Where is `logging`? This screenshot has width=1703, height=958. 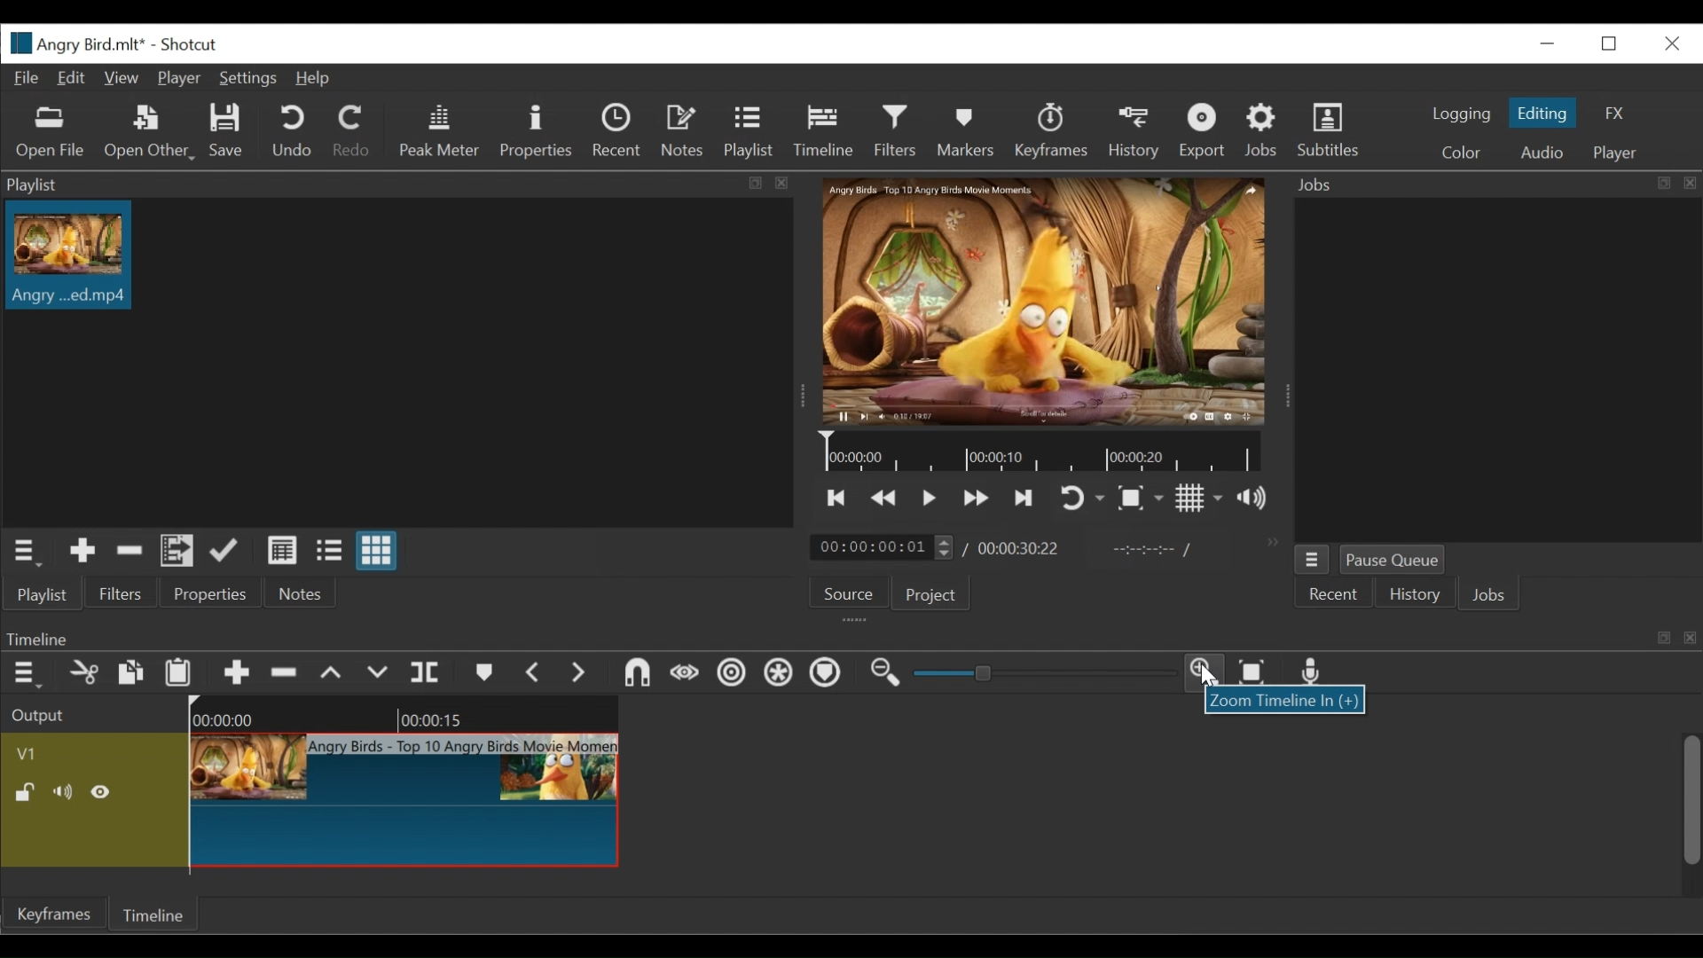 logging is located at coordinates (1459, 114).